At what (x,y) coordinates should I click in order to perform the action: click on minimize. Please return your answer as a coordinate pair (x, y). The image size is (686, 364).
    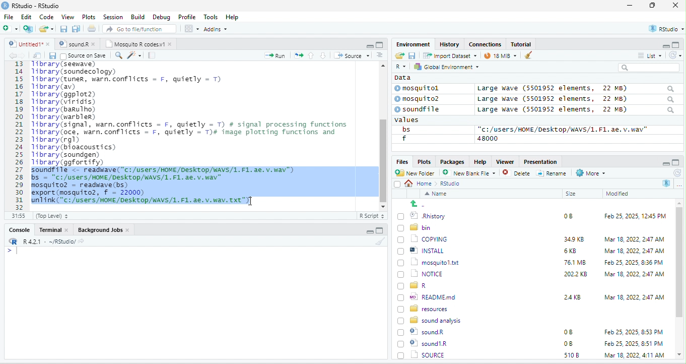
    Looking at the image, I should click on (630, 6).